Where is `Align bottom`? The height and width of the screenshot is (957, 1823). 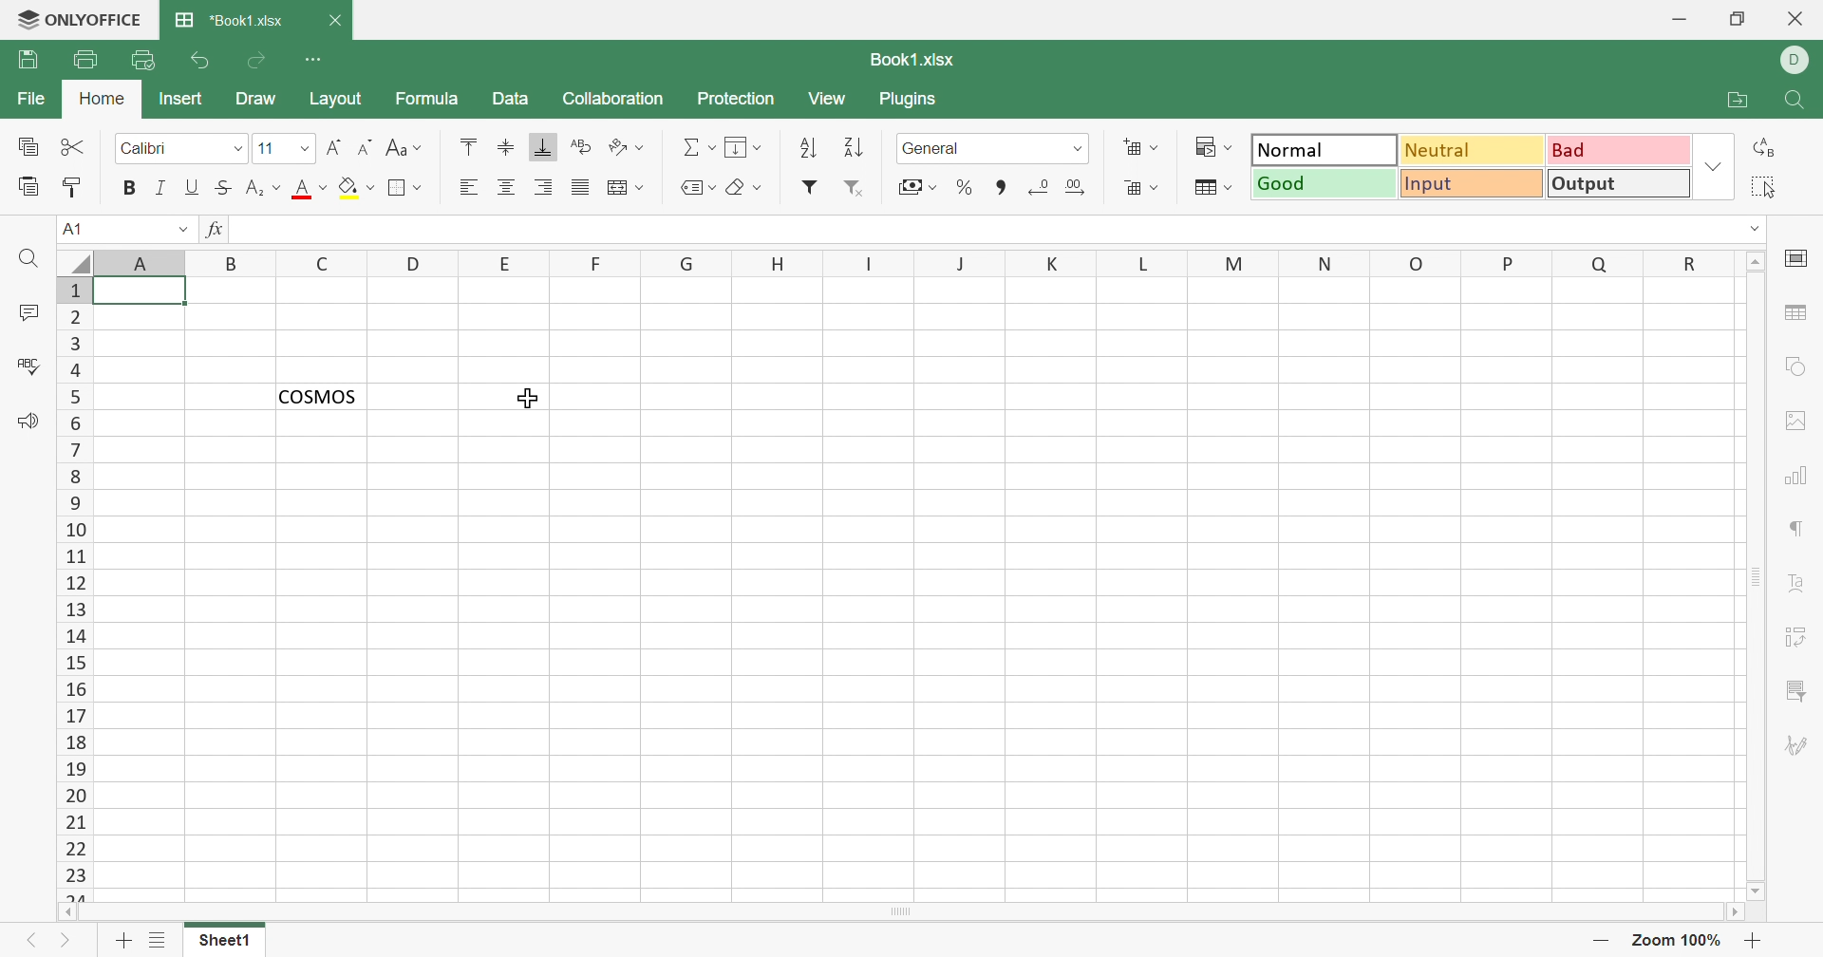 Align bottom is located at coordinates (544, 147).